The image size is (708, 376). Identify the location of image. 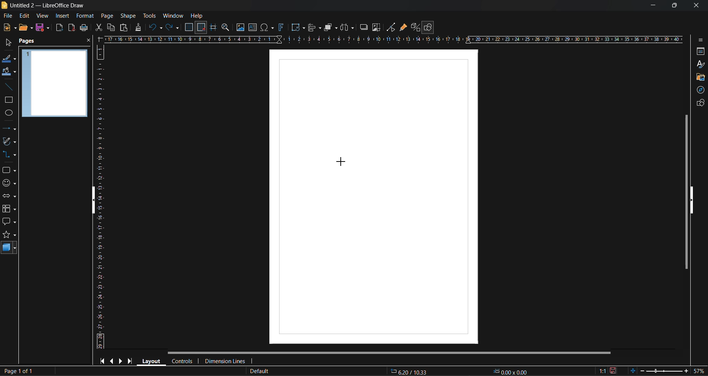
(240, 28).